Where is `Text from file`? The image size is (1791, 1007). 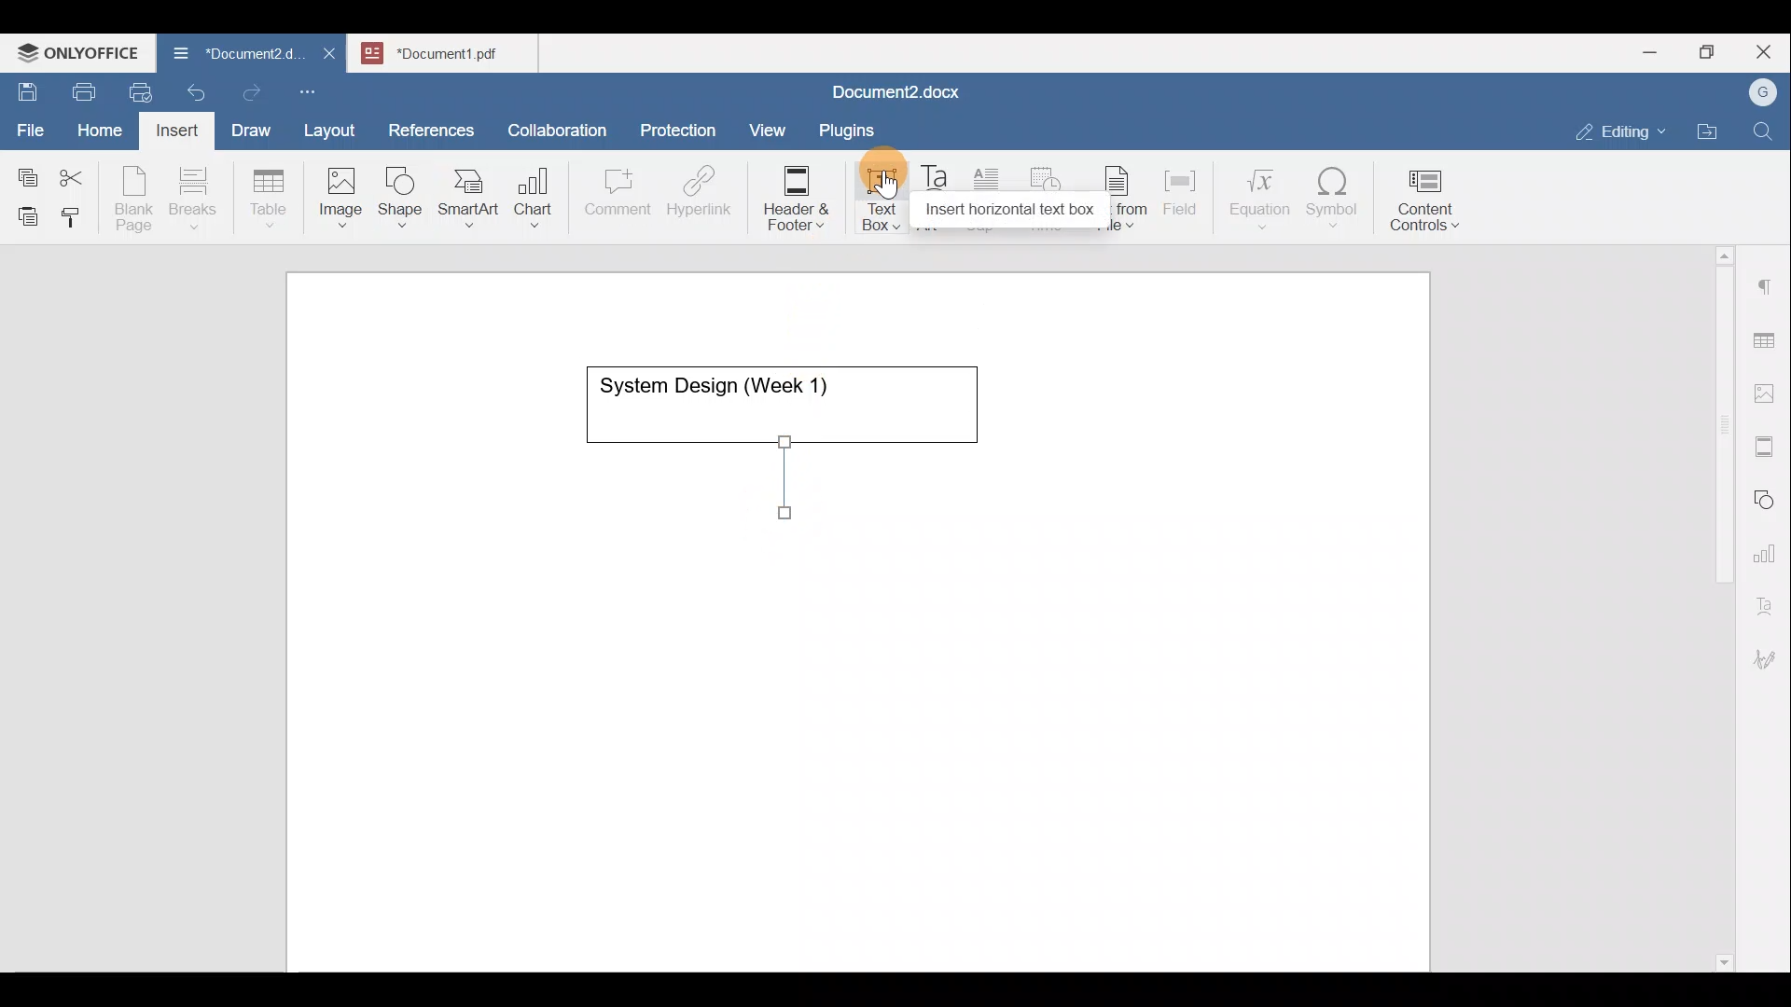 Text from file is located at coordinates (1119, 197).